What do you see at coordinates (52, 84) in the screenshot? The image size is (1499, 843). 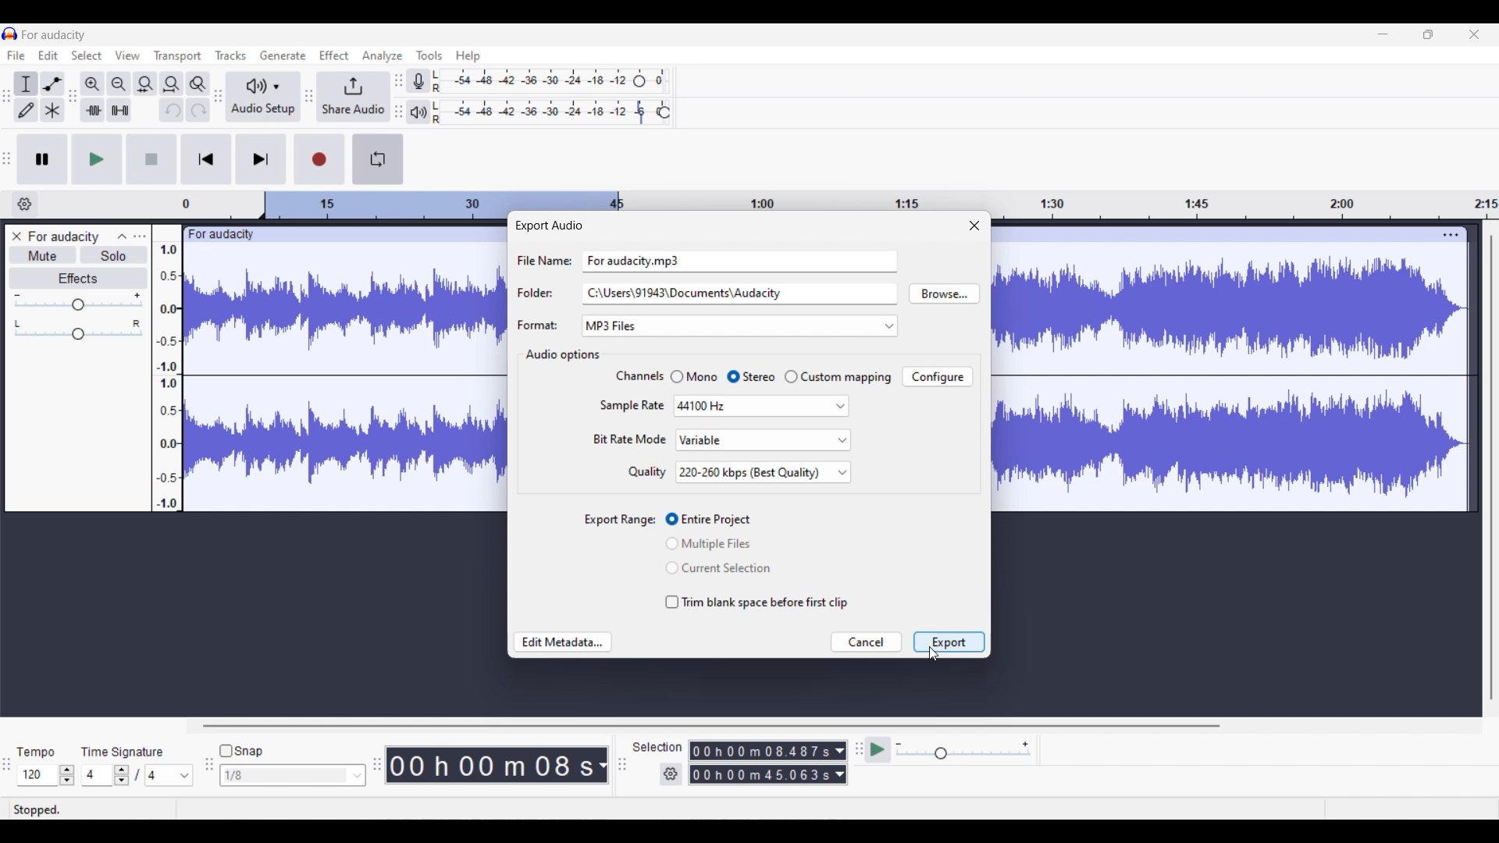 I see `Envelop tool` at bounding box center [52, 84].